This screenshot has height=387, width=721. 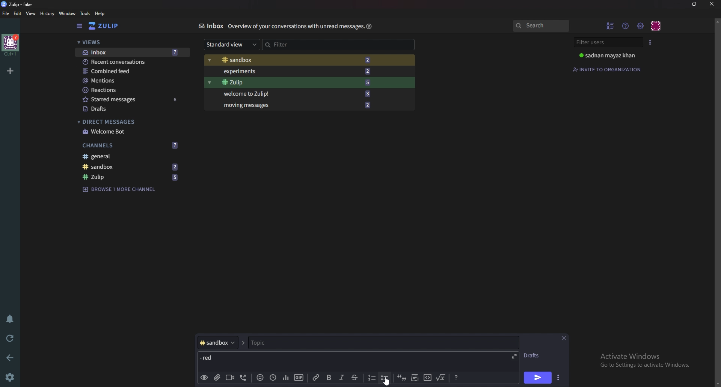 I want to click on Scroll bar, so click(x=717, y=202).